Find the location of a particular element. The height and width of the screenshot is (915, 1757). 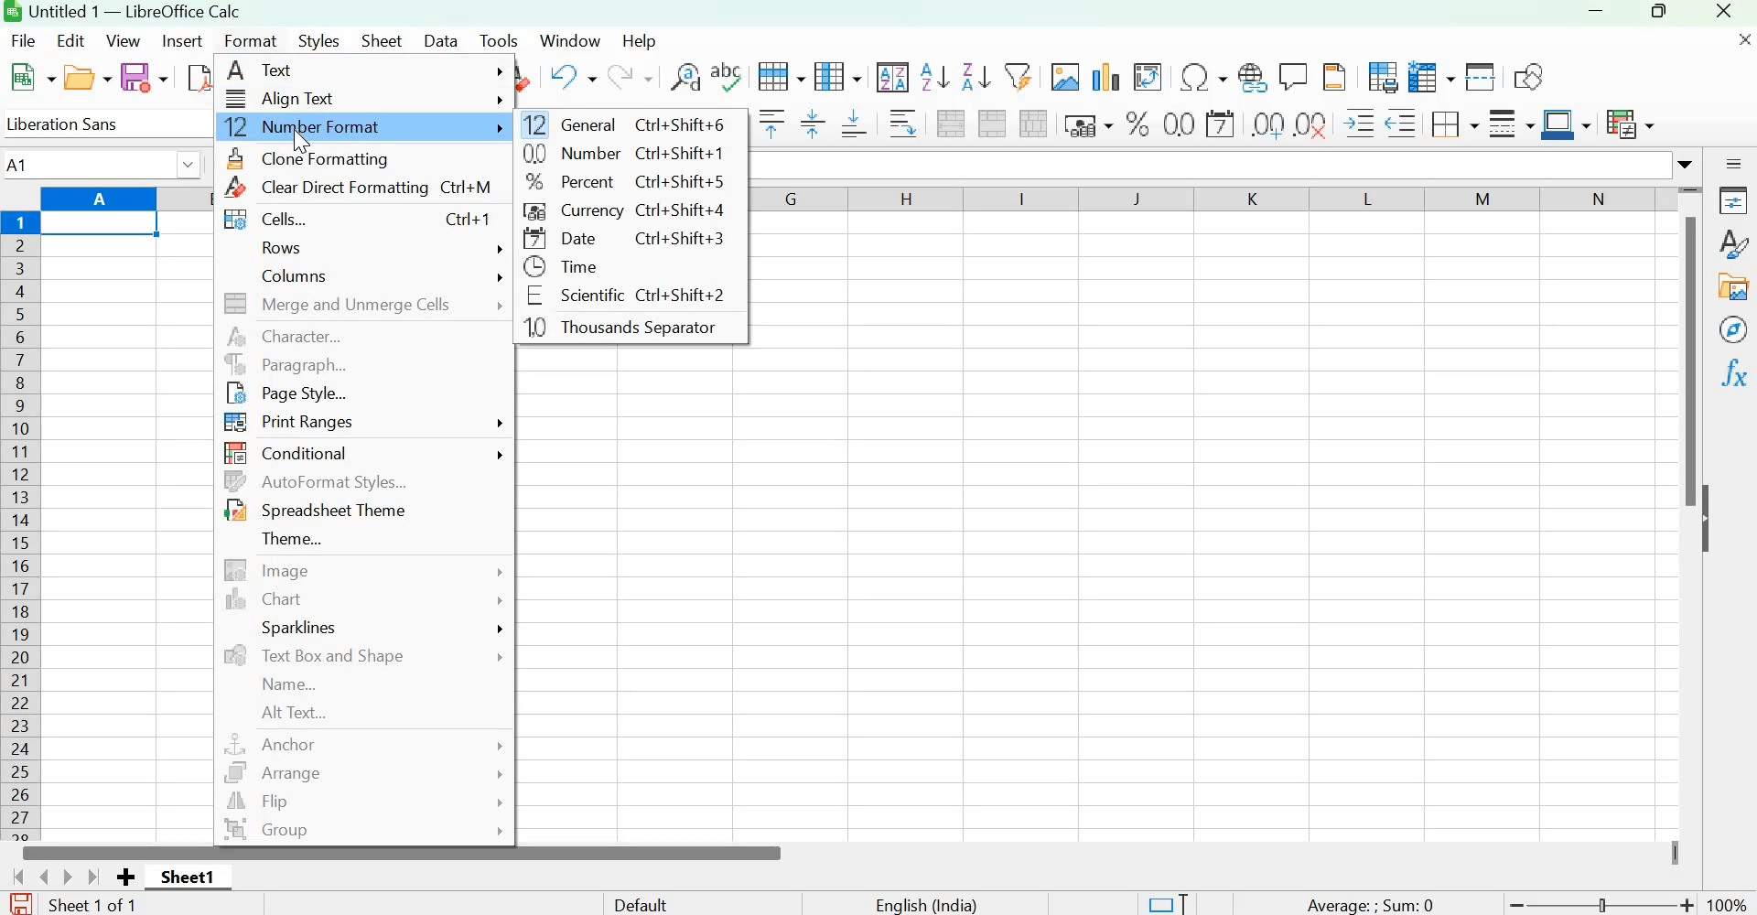

Border color is located at coordinates (1565, 124).